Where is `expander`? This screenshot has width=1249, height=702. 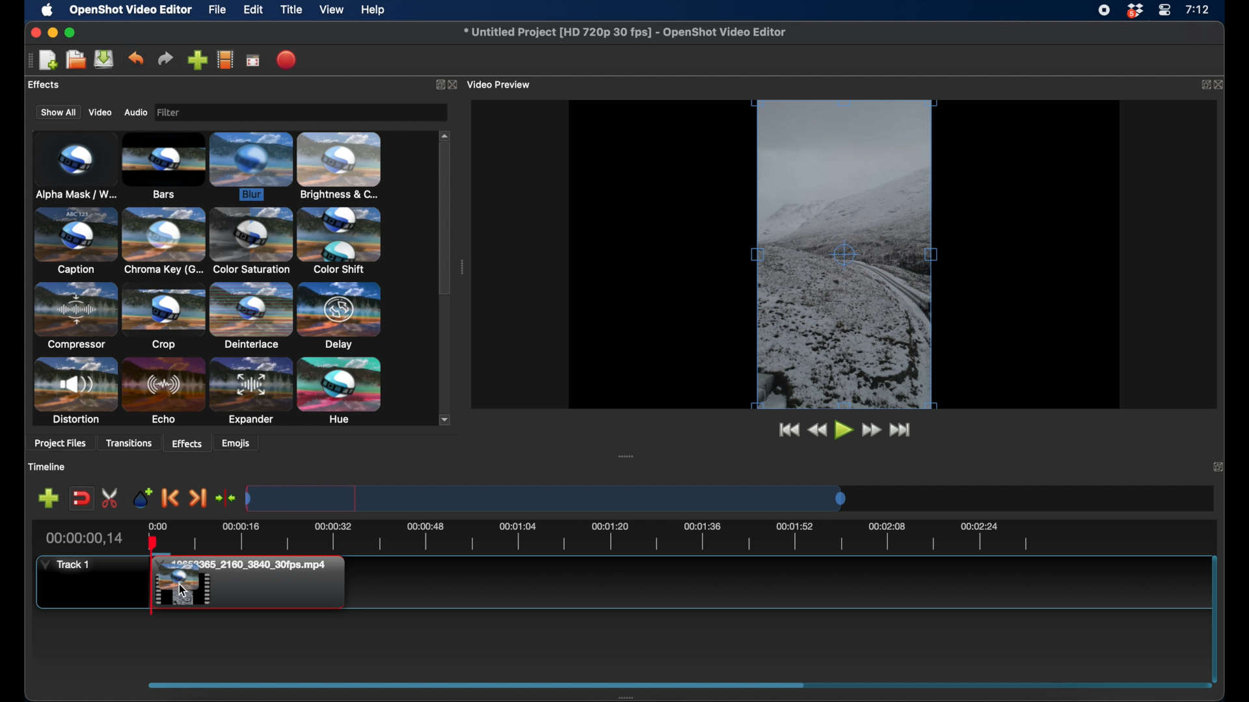 expander is located at coordinates (251, 392).